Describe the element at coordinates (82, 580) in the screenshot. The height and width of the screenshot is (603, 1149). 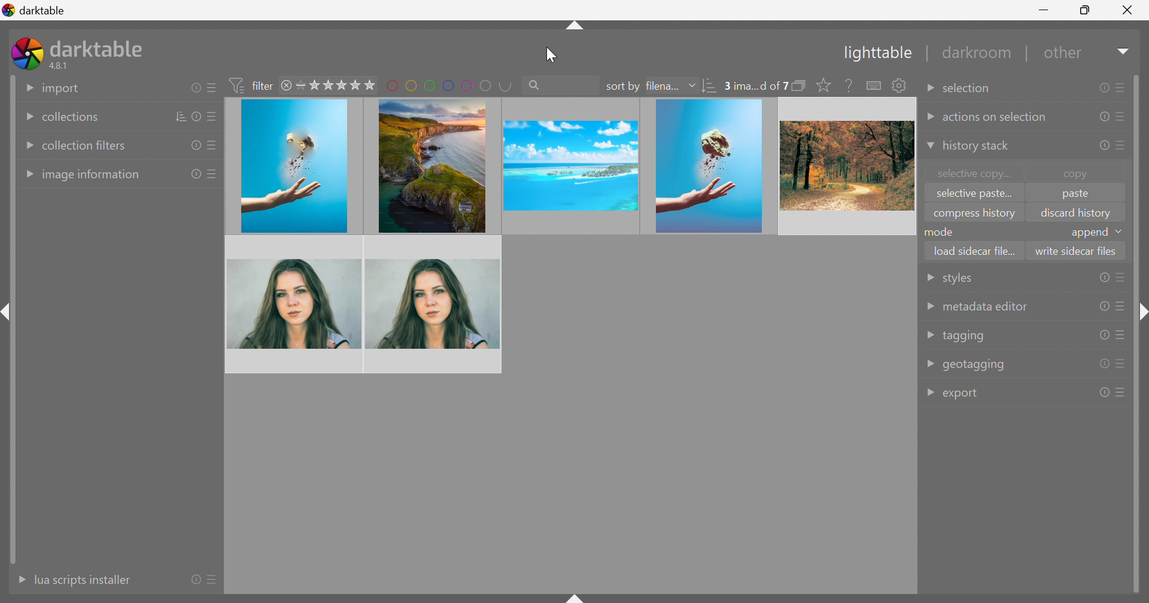
I see `lua scripts instaler` at that location.